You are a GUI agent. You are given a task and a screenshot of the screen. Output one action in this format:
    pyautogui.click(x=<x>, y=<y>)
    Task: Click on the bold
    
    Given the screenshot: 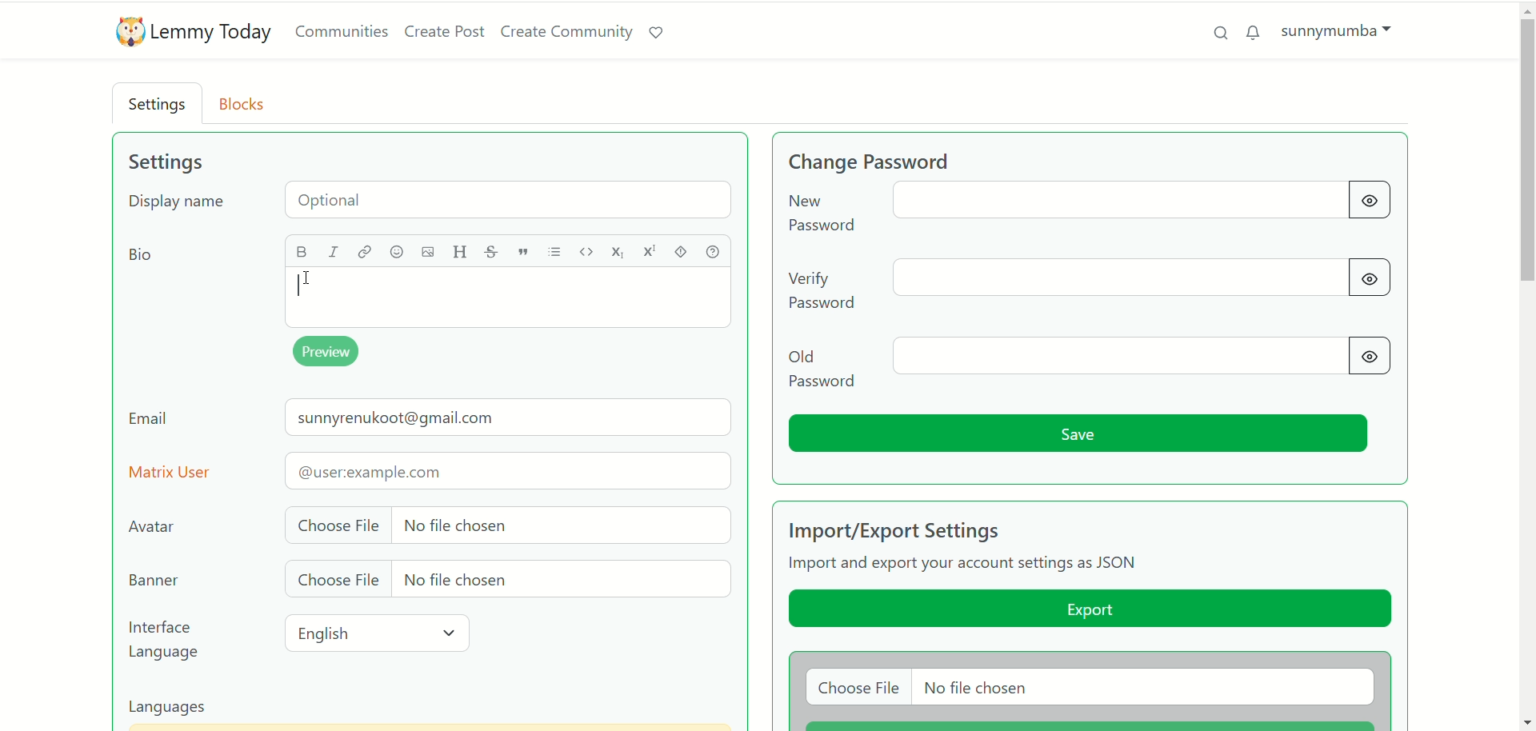 What is the action you would take?
    pyautogui.click(x=303, y=250)
    